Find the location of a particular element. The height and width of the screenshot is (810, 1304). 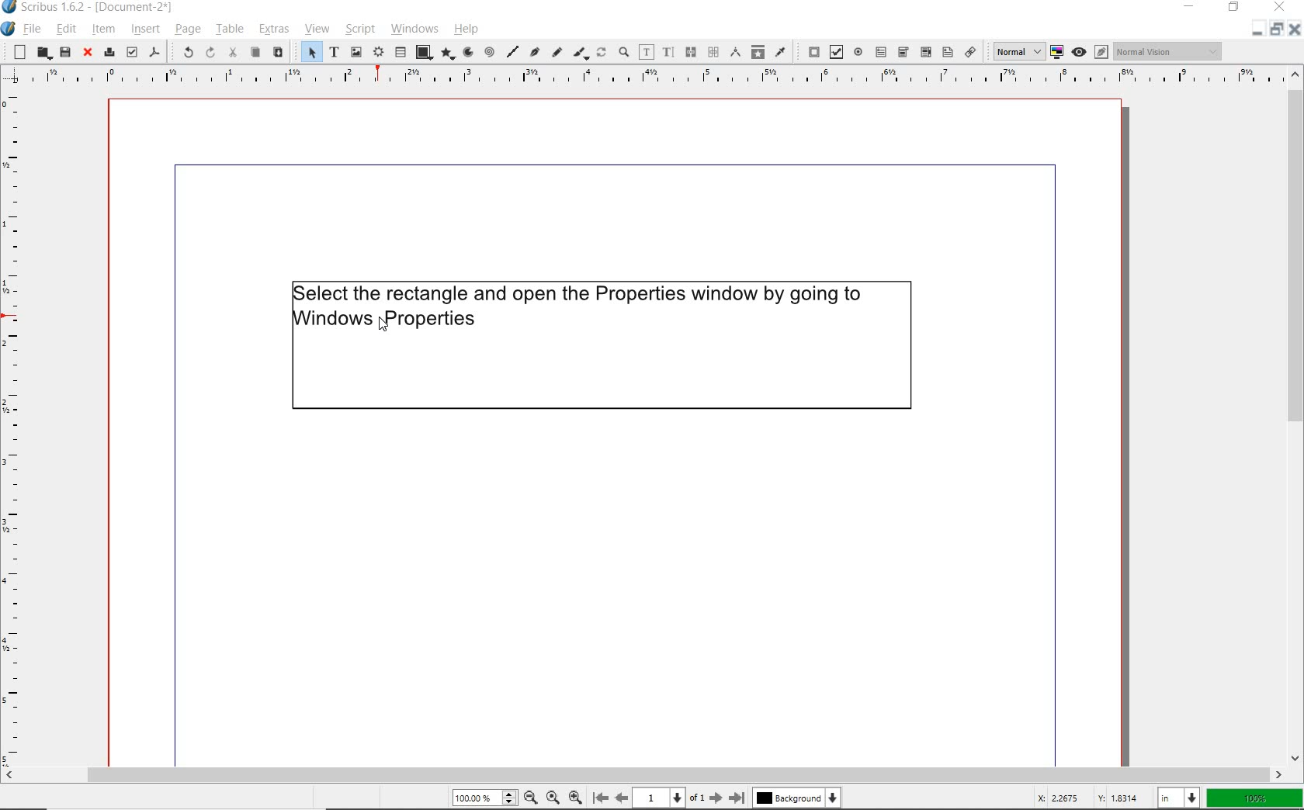

edit is located at coordinates (67, 29).